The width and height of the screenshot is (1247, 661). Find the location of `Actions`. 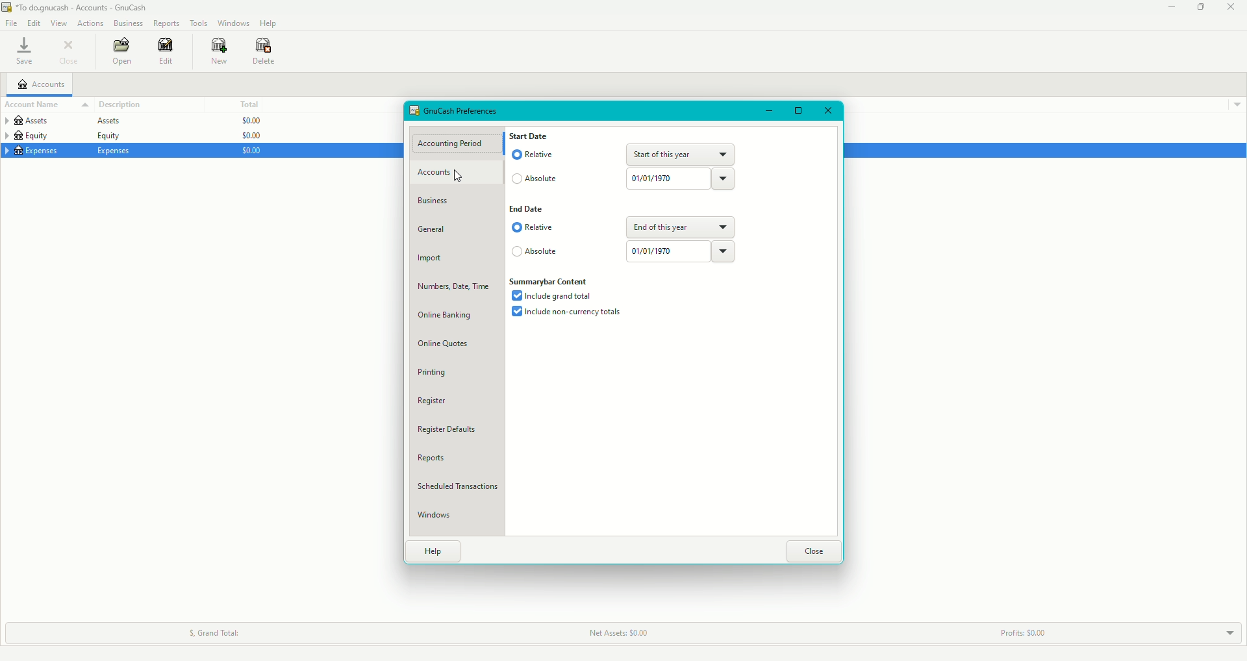

Actions is located at coordinates (92, 23).